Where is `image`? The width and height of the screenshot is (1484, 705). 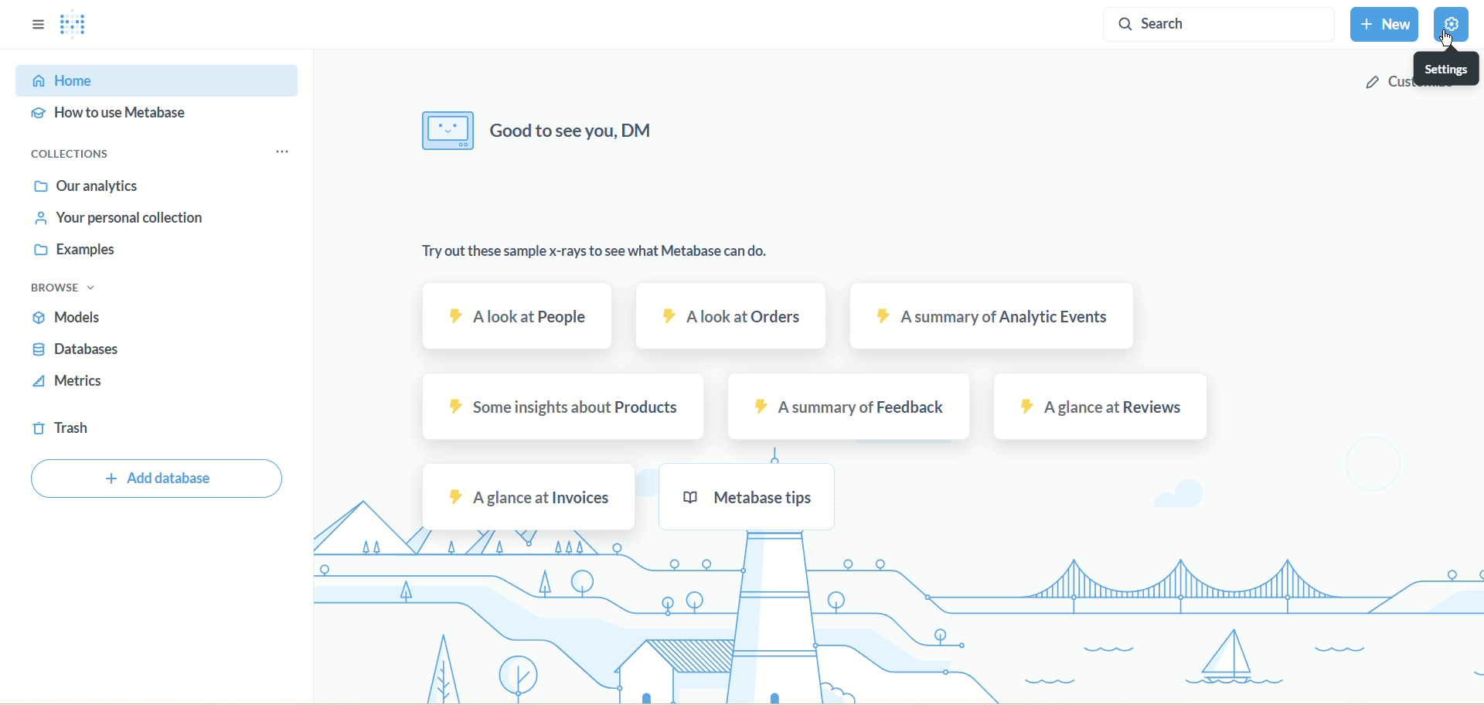 image is located at coordinates (446, 129).